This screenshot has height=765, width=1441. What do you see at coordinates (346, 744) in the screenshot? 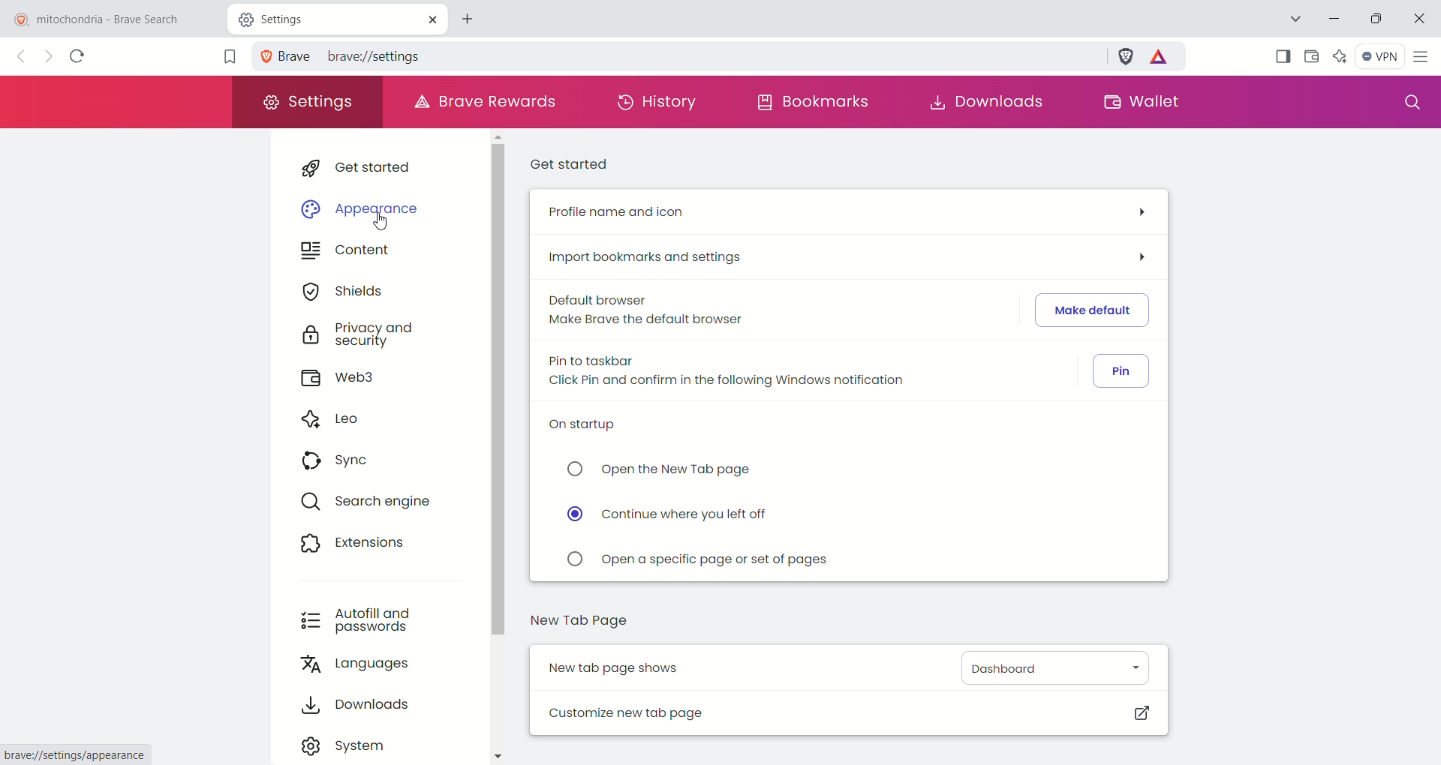
I see `system` at bounding box center [346, 744].